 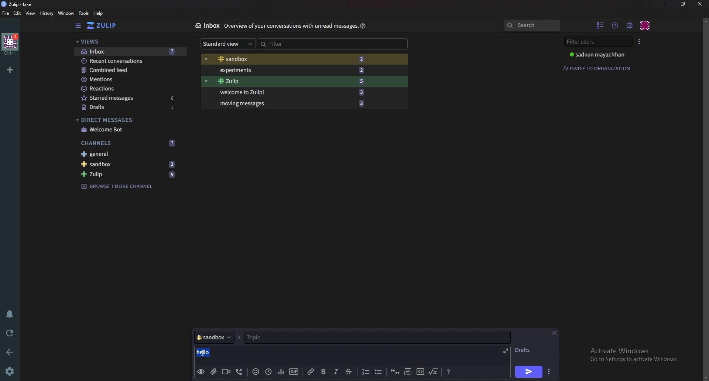 I want to click on Experiments 2, so click(x=290, y=70).